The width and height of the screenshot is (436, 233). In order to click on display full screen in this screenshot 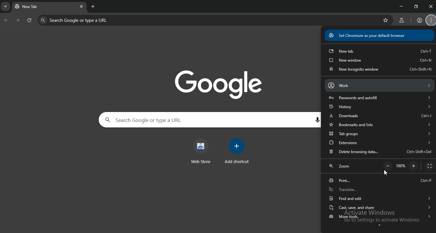, I will do `click(430, 167)`.